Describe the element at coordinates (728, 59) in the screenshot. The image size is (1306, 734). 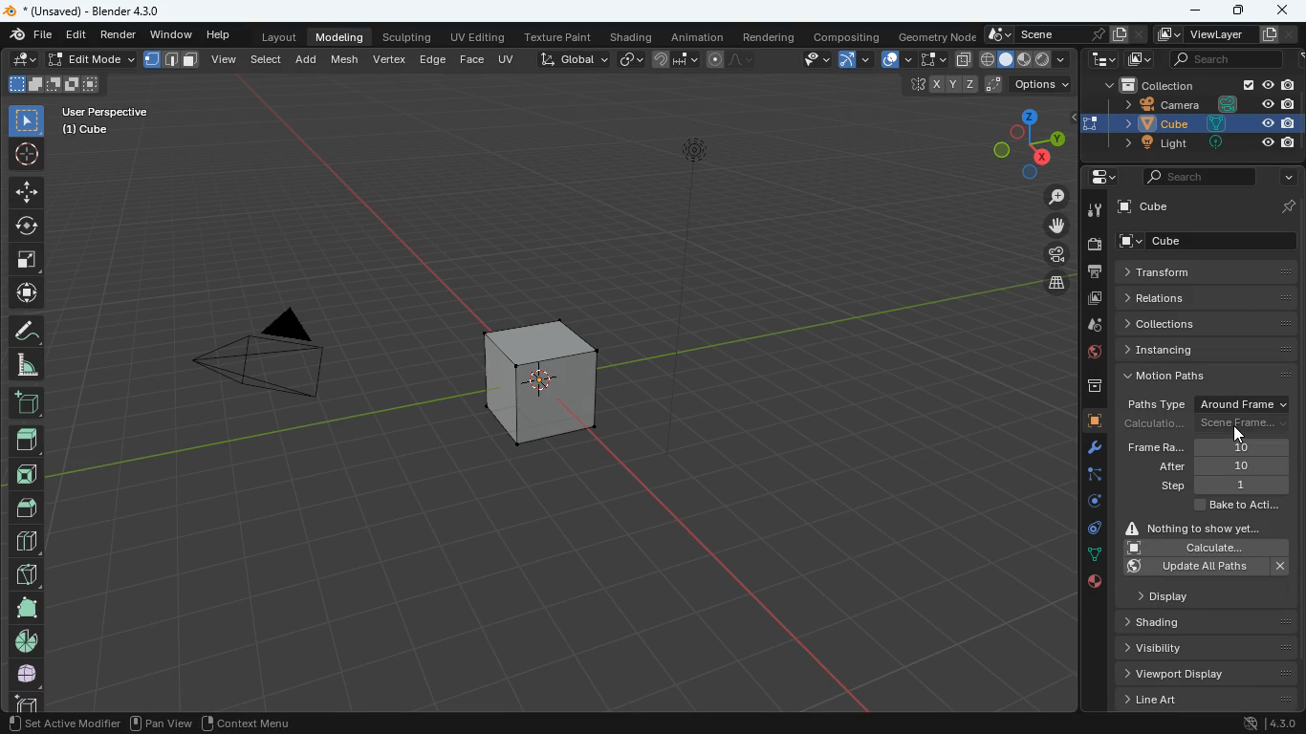
I see `draw` at that location.